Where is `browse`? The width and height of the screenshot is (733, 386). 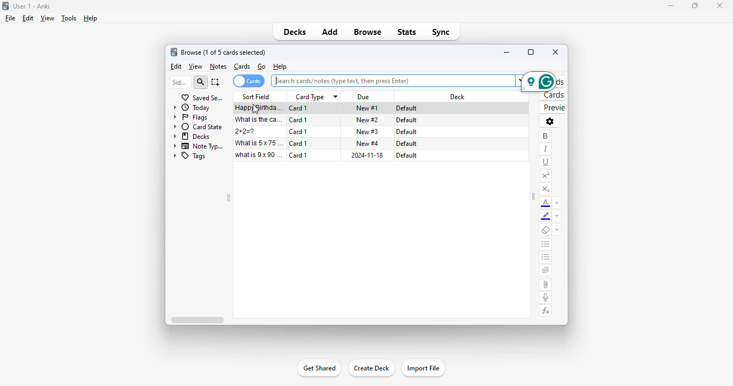
browse is located at coordinates (368, 32).